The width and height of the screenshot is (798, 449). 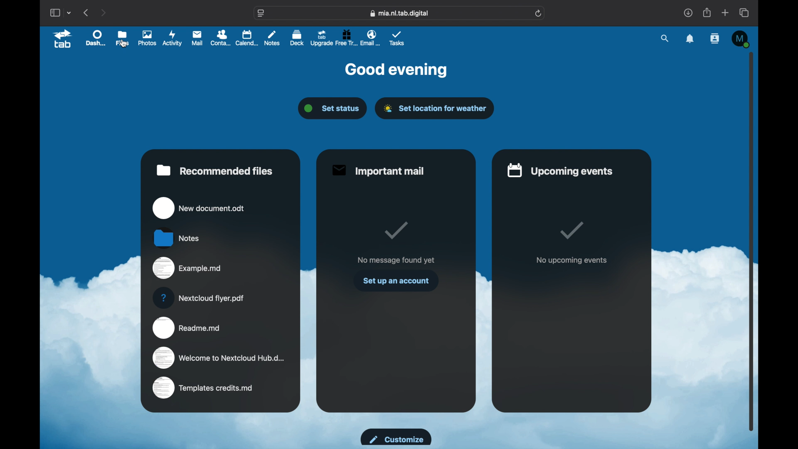 I want to click on recommended files, so click(x=214, y=170).